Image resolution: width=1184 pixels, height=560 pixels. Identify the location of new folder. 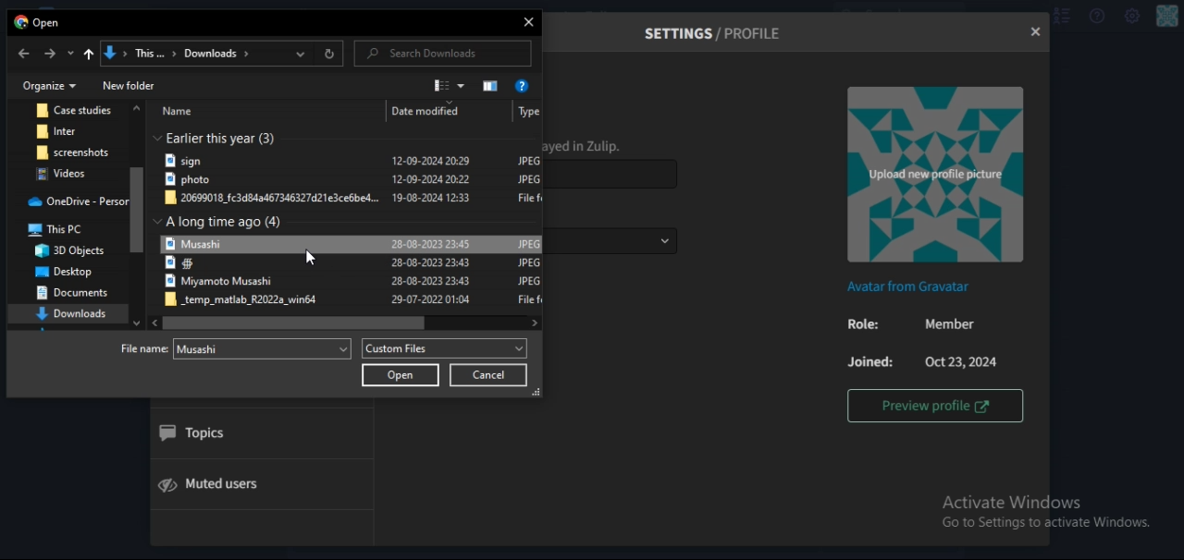
(129, 84).